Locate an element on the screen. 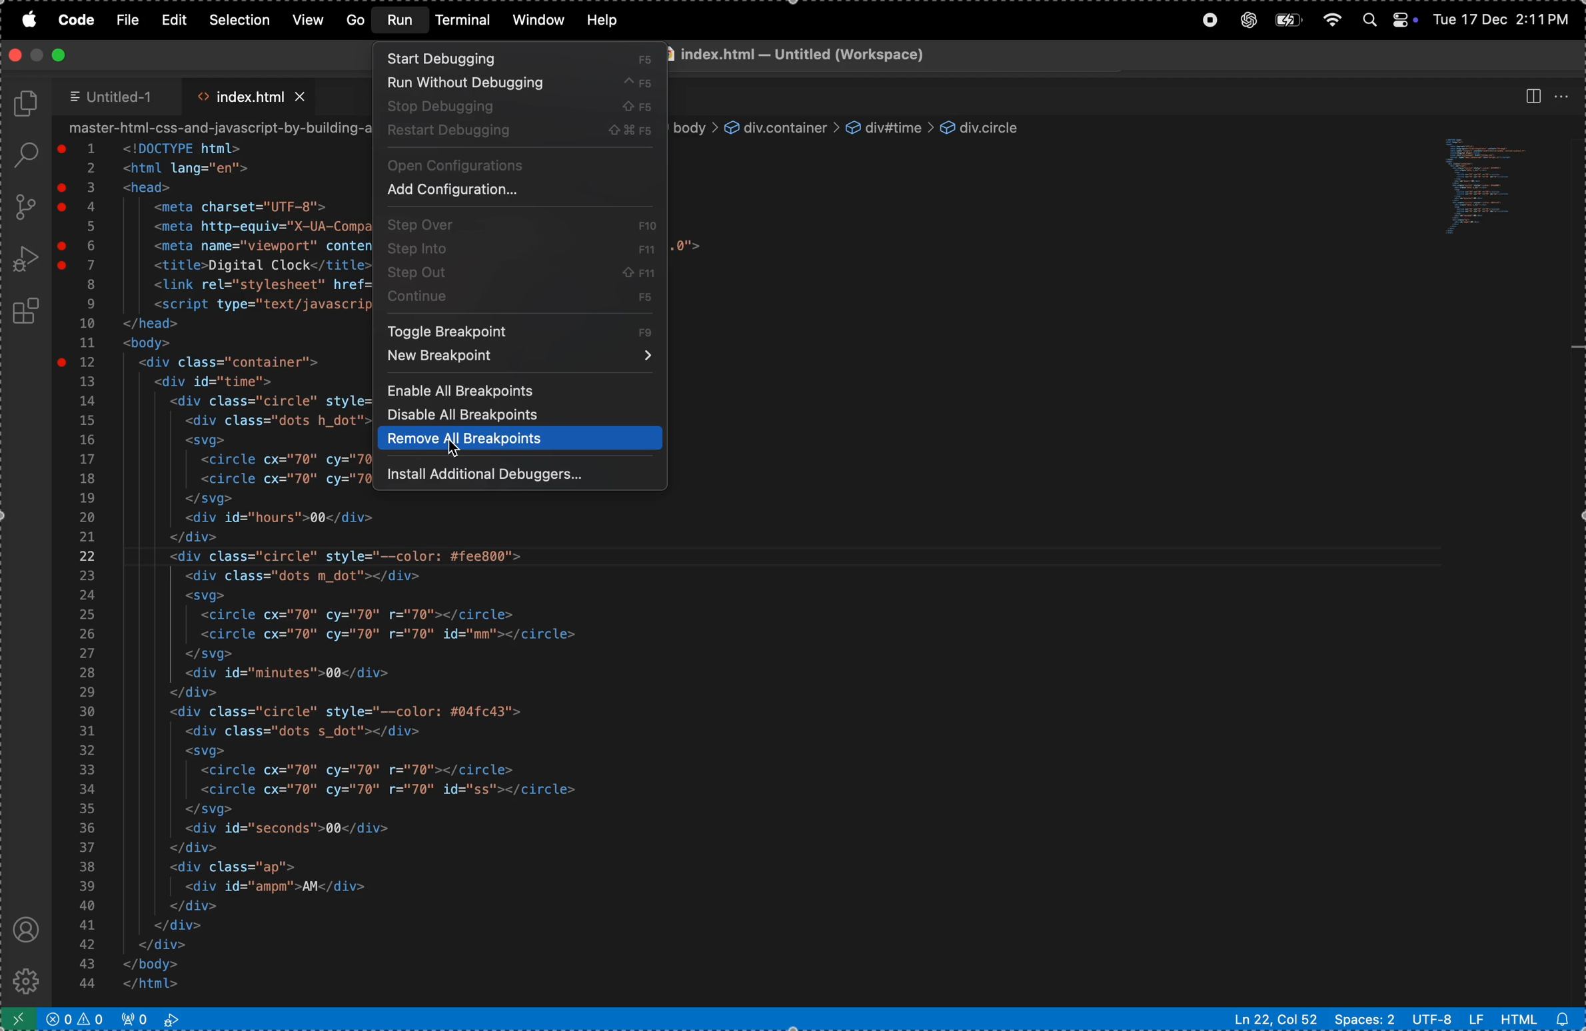  utf -8 lf is located at coordinates (1447, 1019).